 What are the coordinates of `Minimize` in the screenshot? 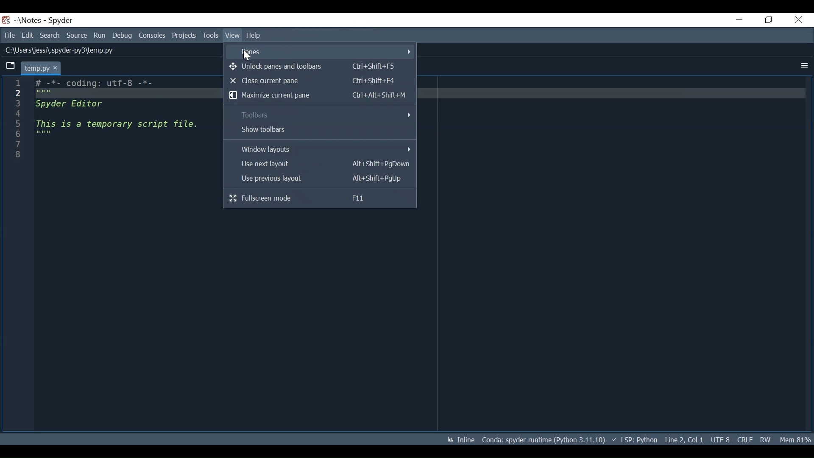 It's located at (734, 21).